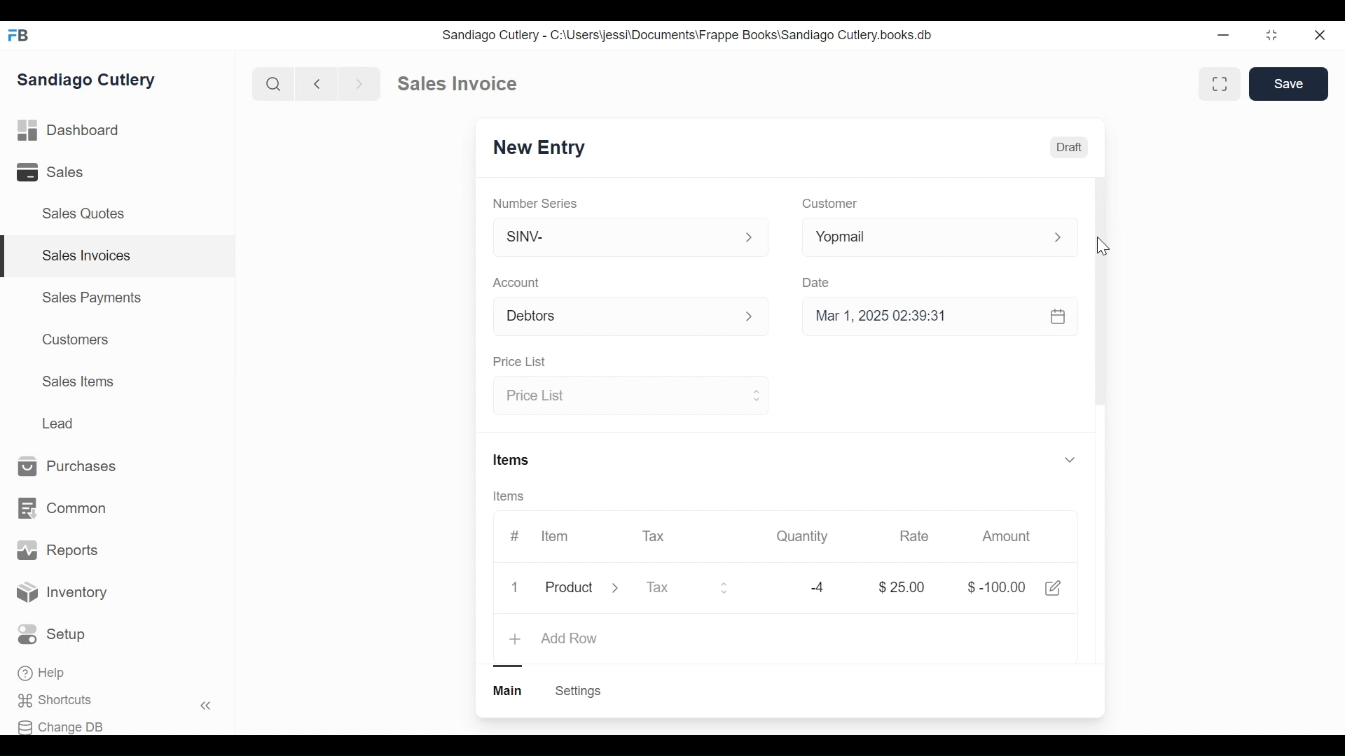 The image size is (1345, 756). Describe the element at coordinates (516, 282) in the screenshot. I see `Account` at that location.